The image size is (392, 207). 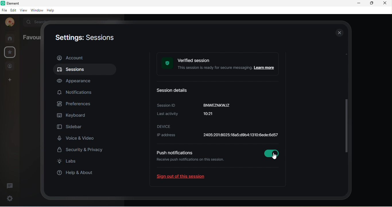 I want to click on close, so click(x=339, y=32).